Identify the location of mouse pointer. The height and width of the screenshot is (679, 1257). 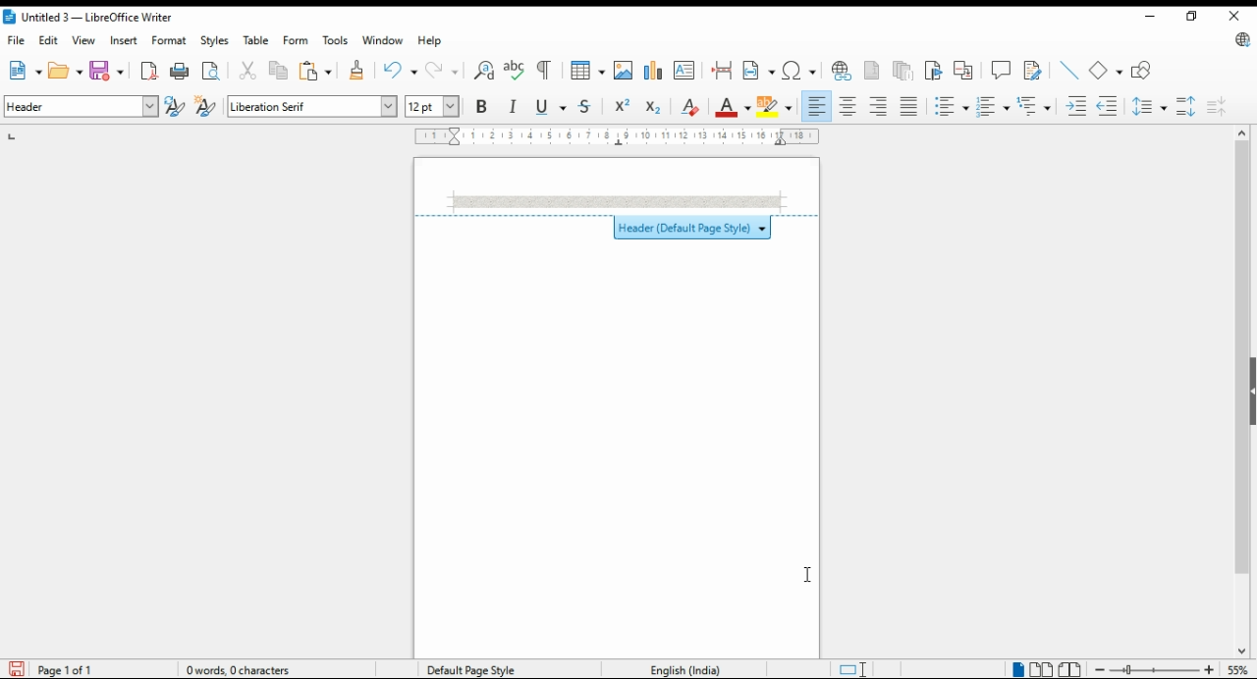
(809, 577).